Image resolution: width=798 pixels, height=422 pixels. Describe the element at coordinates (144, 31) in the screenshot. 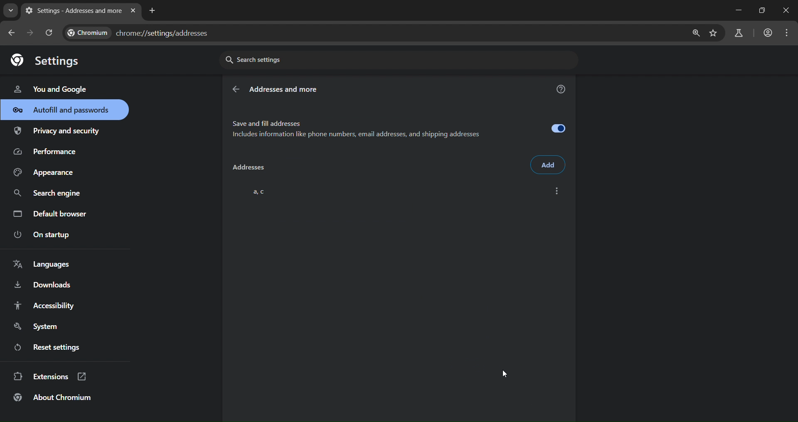

I see `chrome://settings/addresses` at that location.